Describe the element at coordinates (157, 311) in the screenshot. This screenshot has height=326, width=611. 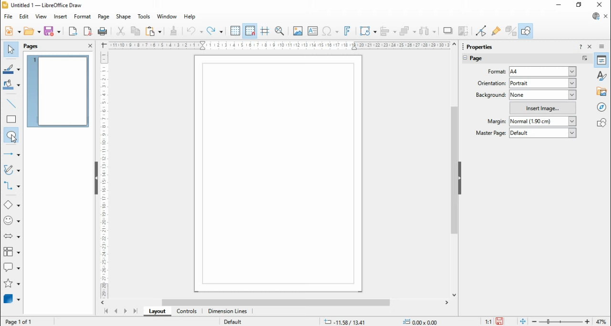
I see `layout` at that location.